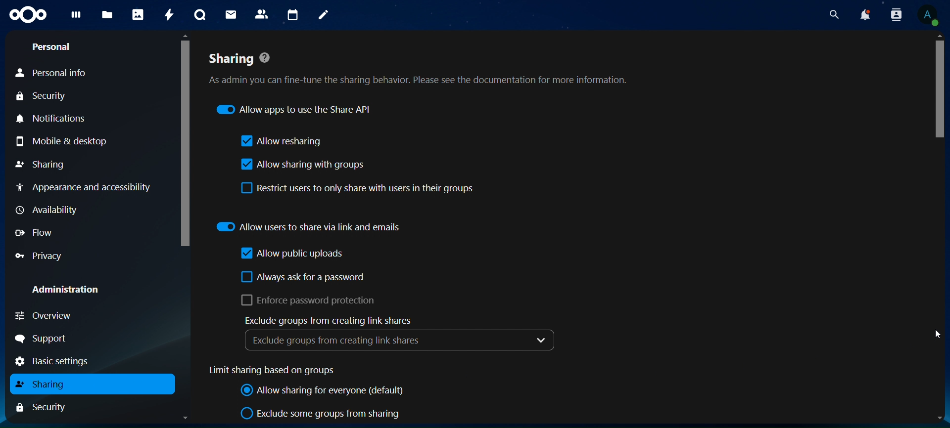 The width and height of the screenshot is (950, 428). Describe the element at coordinates (229, 15) in the screenshot. I see `mail` at that location.